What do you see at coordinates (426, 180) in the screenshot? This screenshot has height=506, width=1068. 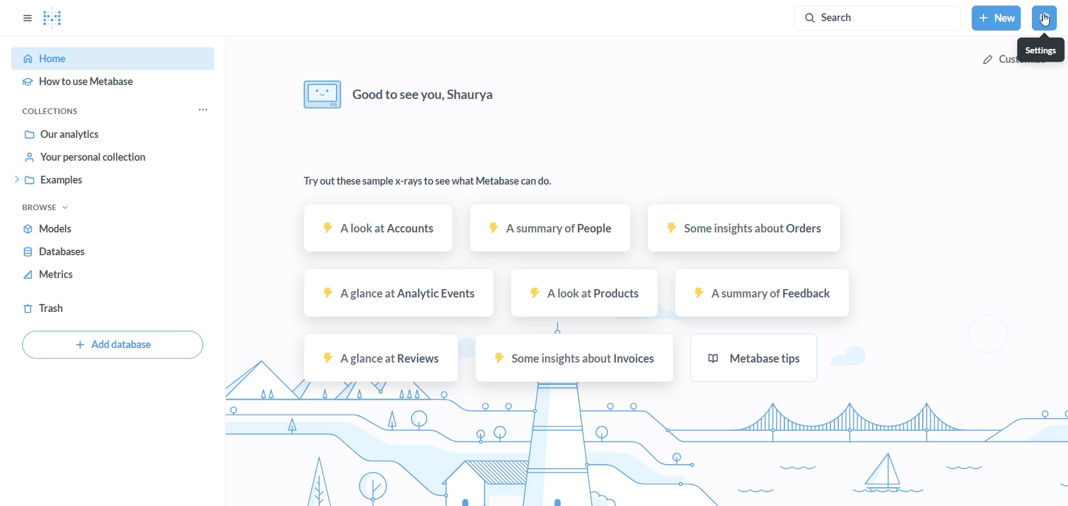 I see `Try out these sample x-rays to see what Metabase can do.` at bounding box center [426, 180].